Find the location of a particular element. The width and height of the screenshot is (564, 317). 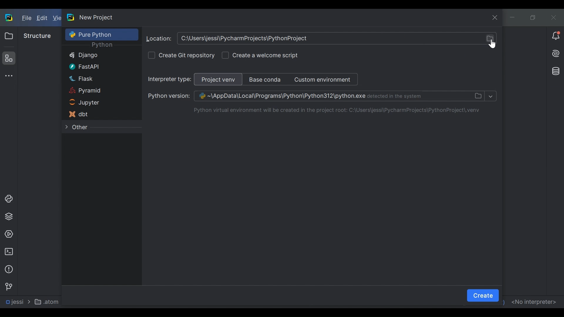

Cursor is located at coordinates (491, 44).